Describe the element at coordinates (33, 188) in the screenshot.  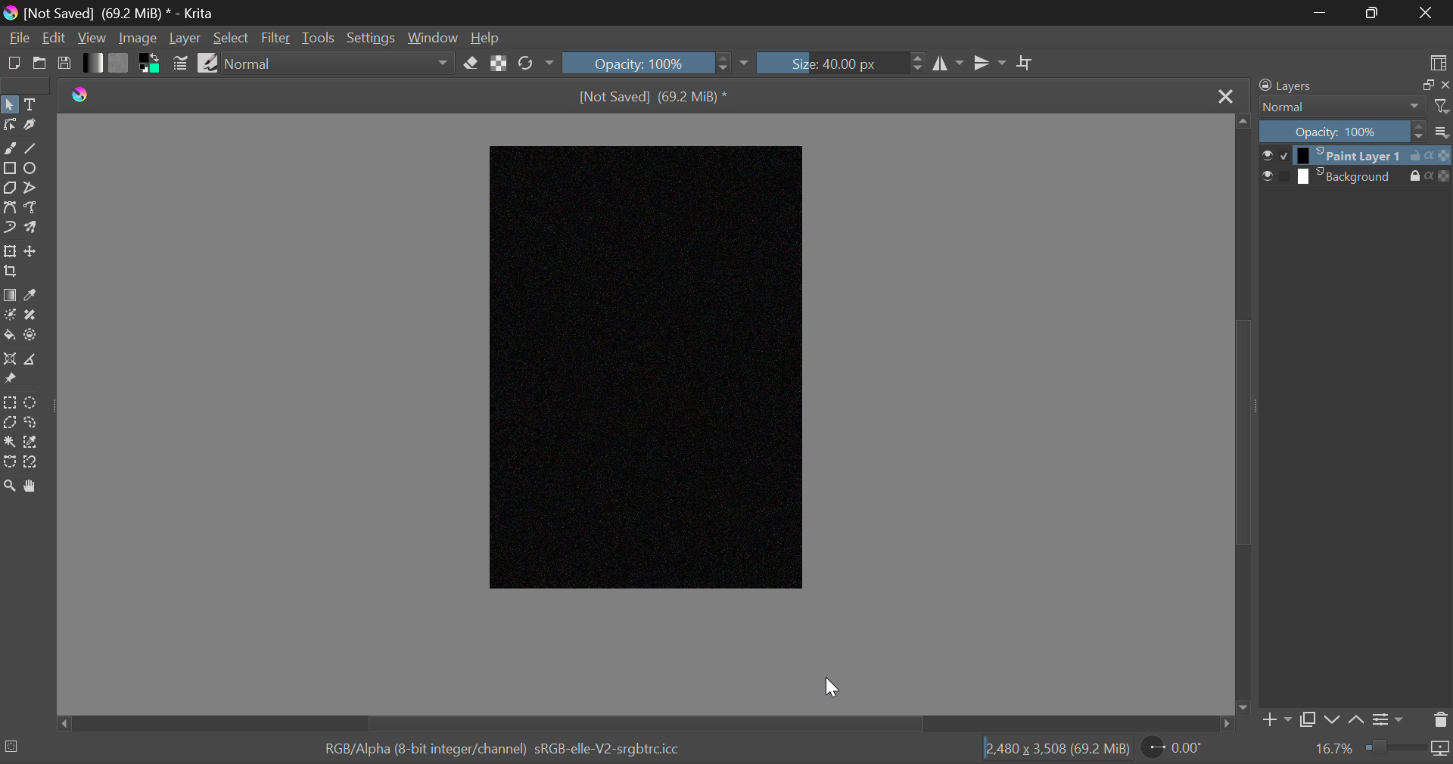
I see `Polyline` at that location.